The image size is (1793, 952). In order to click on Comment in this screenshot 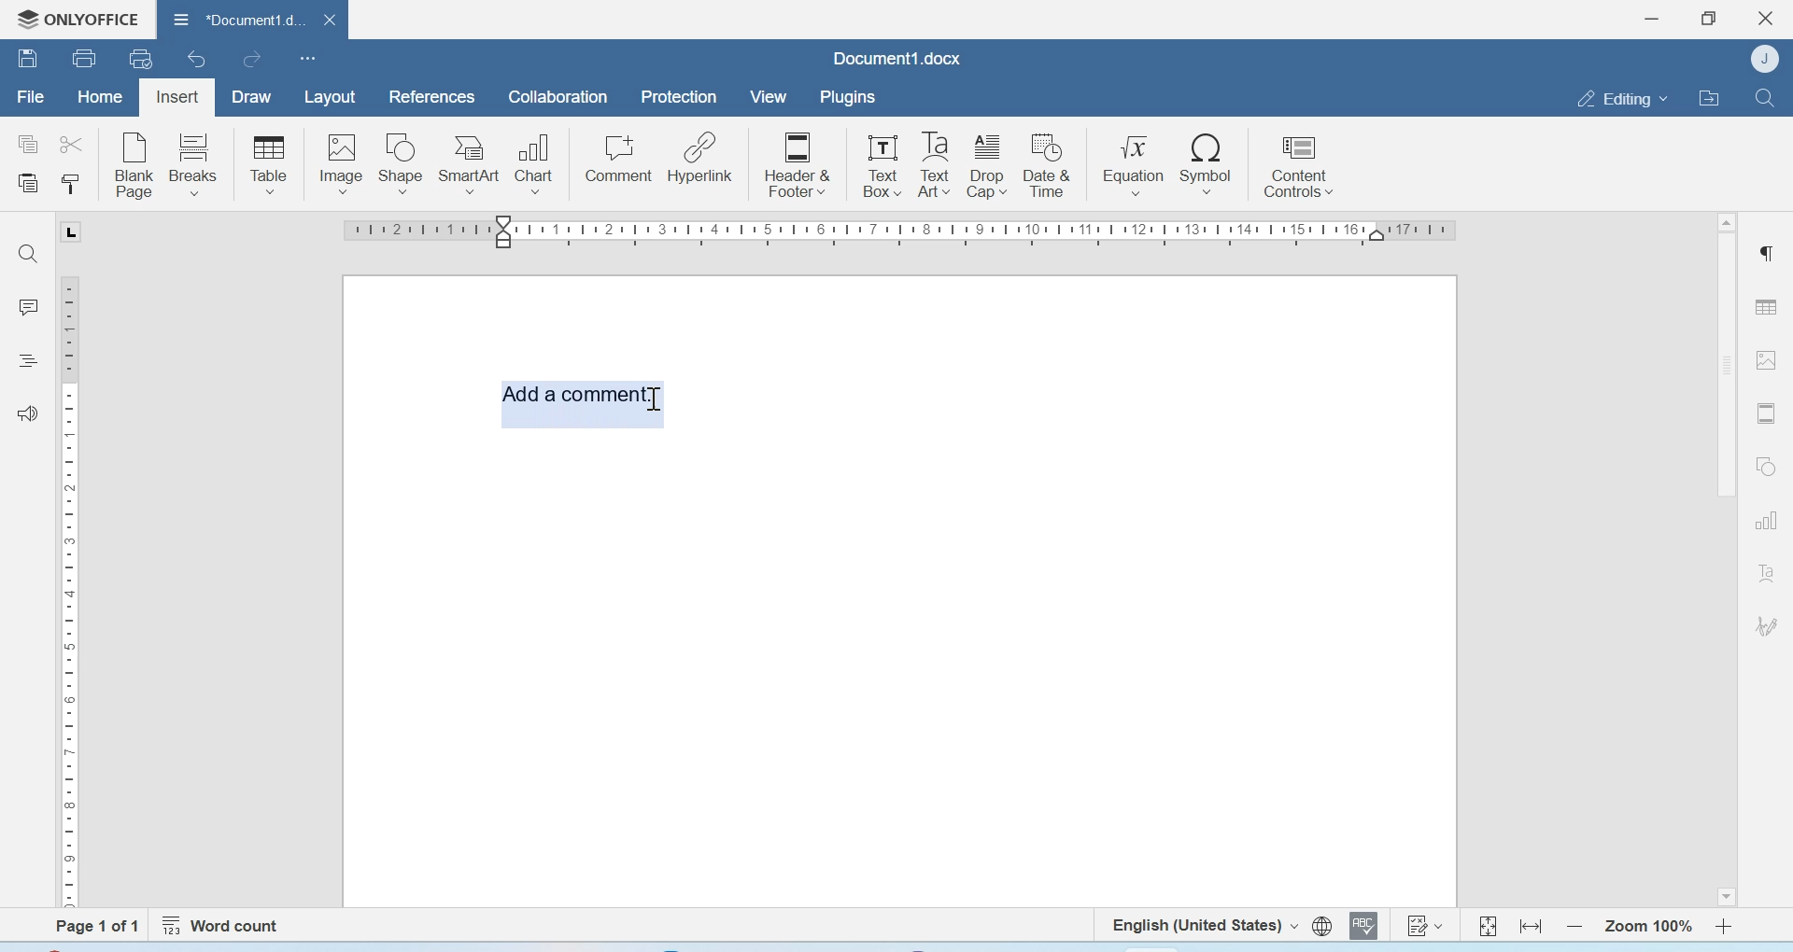, I will do `click(619, 159)`.